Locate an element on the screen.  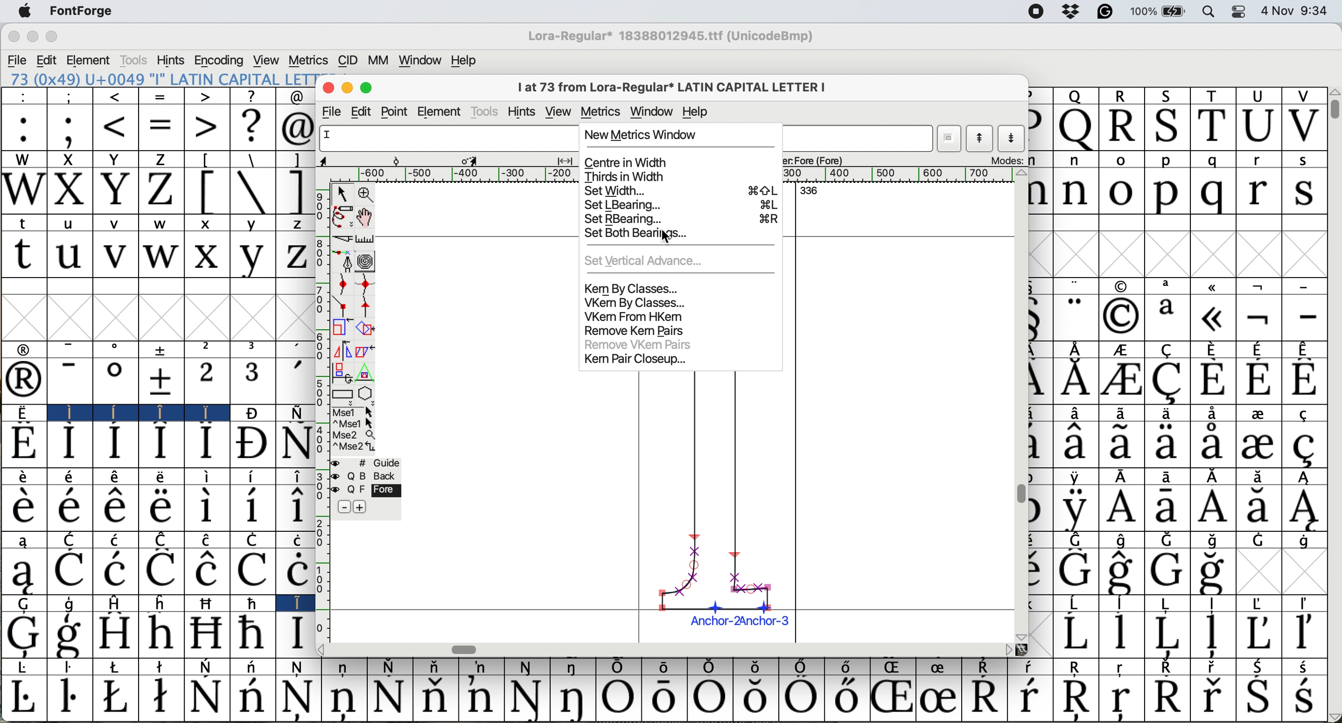
symbol is located at coordinates (1262, 284).